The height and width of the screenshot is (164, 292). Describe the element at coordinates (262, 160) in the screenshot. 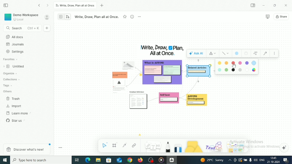

I see `Language` at that location.